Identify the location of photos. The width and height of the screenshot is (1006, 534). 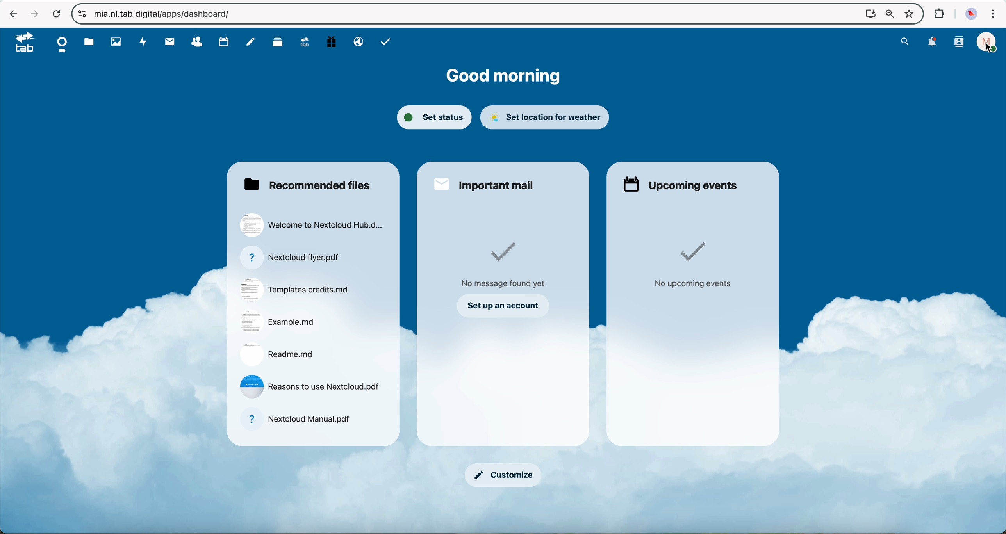
(115, 42).